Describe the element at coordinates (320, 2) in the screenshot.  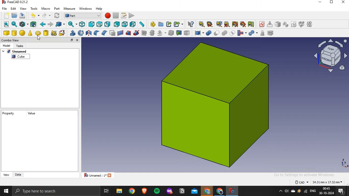
I see `minimize` at that location.